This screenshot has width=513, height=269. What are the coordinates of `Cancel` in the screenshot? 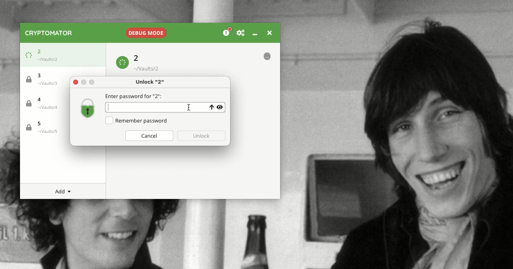 It's located at (148, 136).